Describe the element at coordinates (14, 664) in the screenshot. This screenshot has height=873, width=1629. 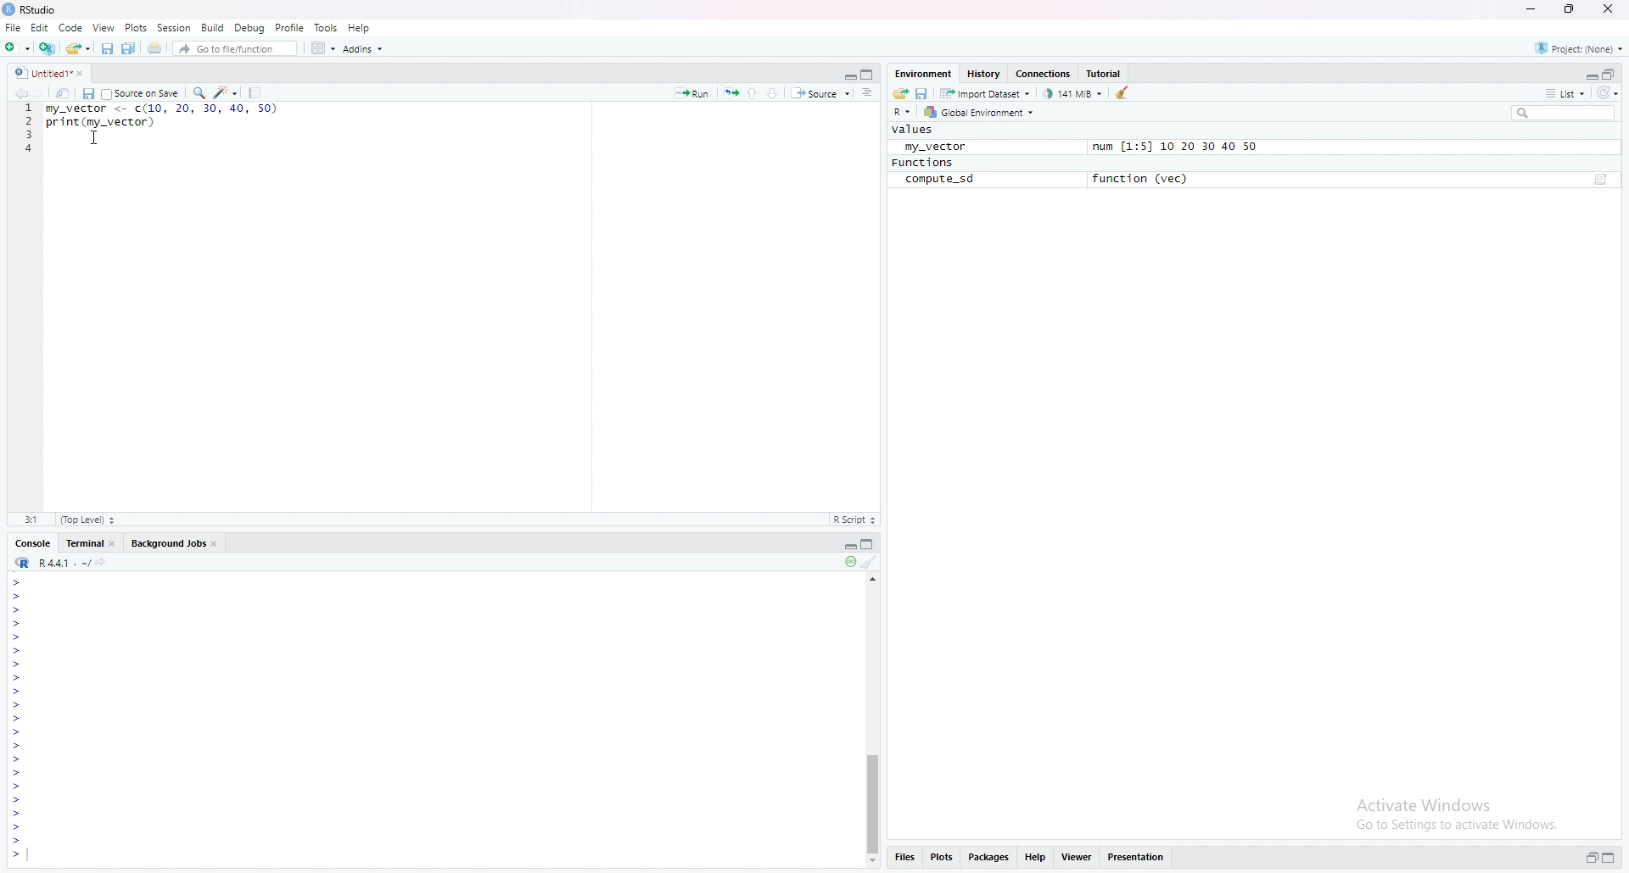
I see `prompt cursor` at that location.